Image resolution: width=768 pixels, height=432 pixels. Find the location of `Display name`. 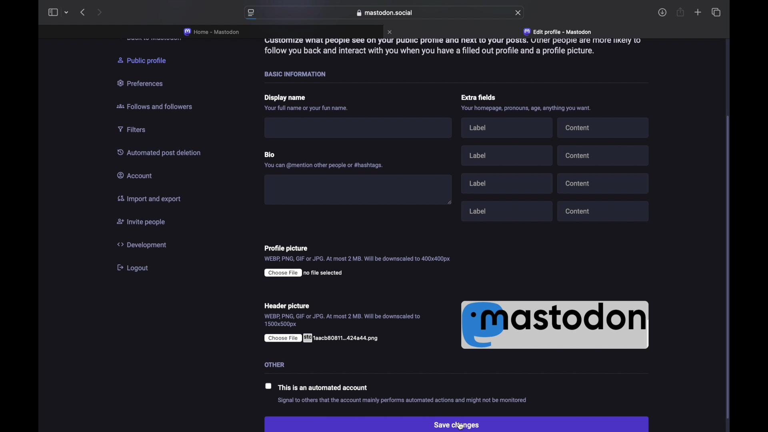

Display name is located at coordinates (285, 98).